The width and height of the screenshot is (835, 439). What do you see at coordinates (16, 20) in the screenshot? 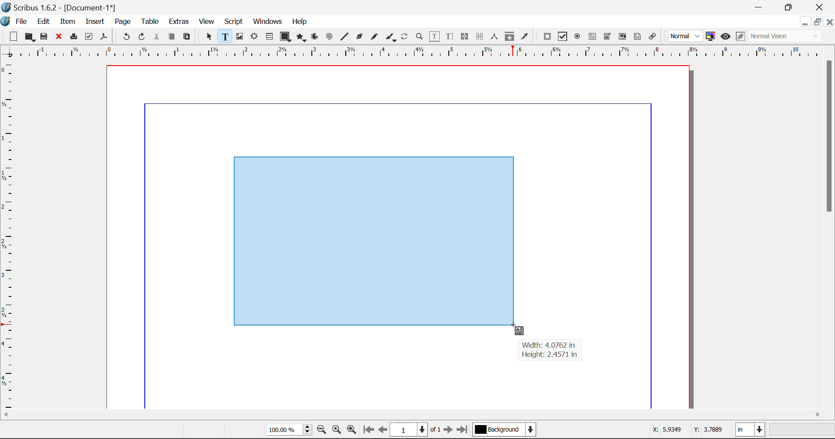
I see `File` at bounding box center [16, 20].